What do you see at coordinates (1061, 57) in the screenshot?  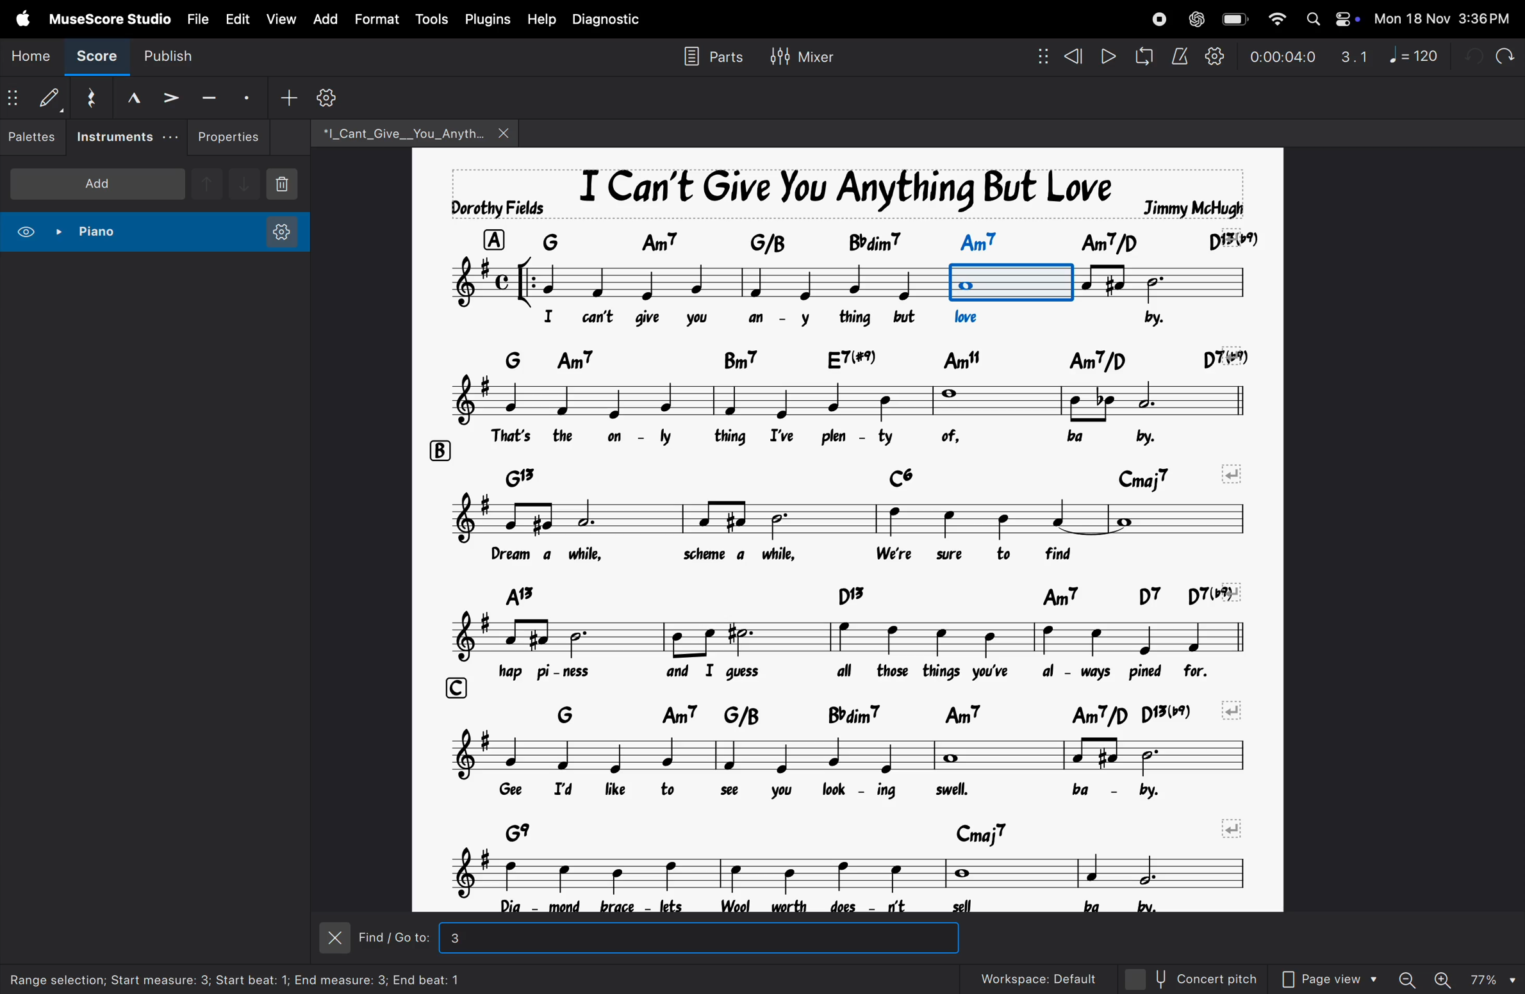 I see `rewind` at bounding box center [1061, 57].